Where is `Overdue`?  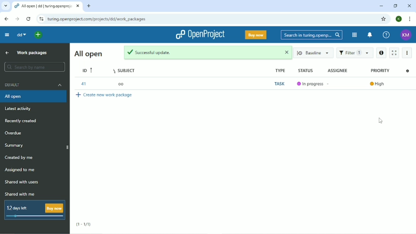
Overdue is located at coordinates (13, 133).